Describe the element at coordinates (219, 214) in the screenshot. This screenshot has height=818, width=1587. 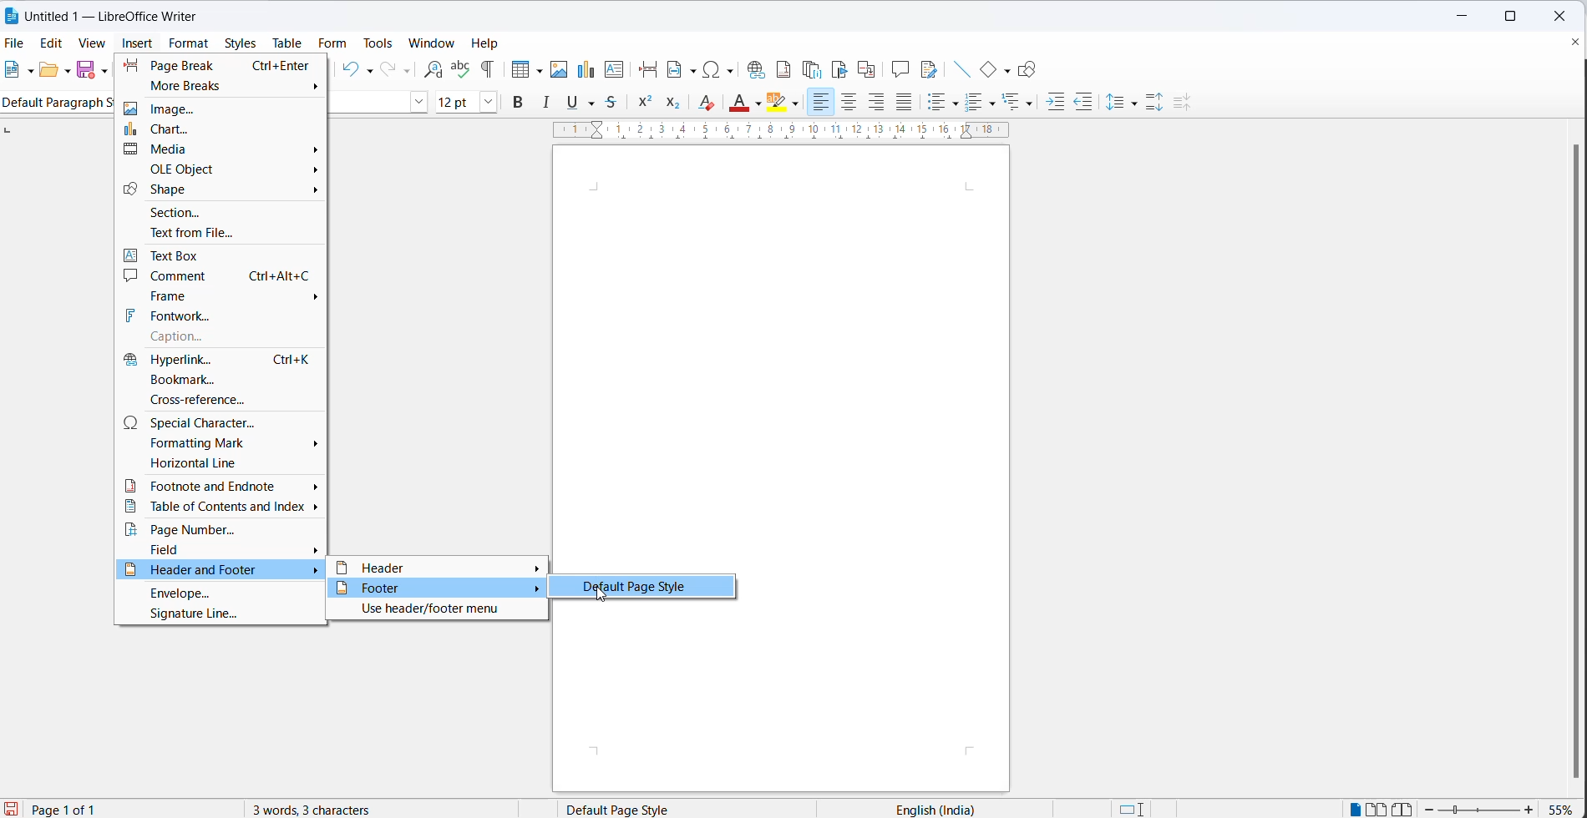
I see `section` at that location.